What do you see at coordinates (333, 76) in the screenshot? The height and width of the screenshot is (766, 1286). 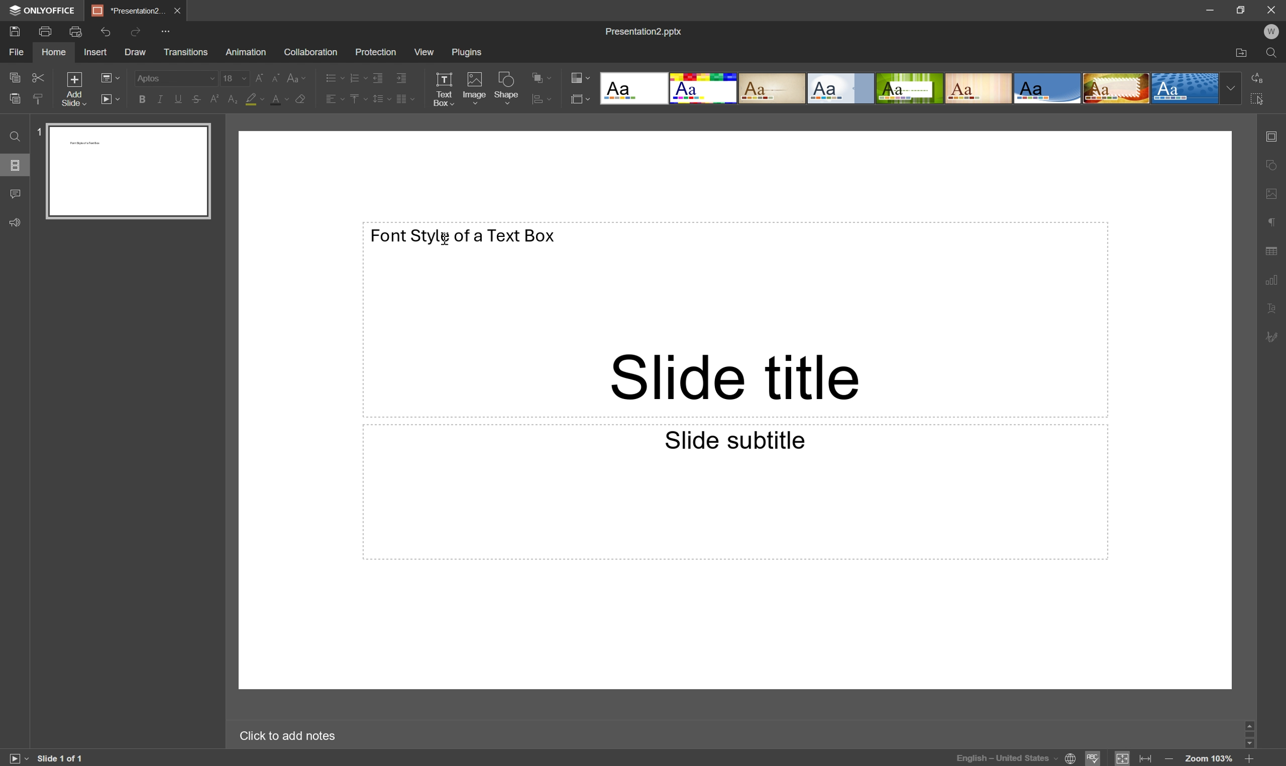 I see `Bullets` at bounding box center [333, 76].